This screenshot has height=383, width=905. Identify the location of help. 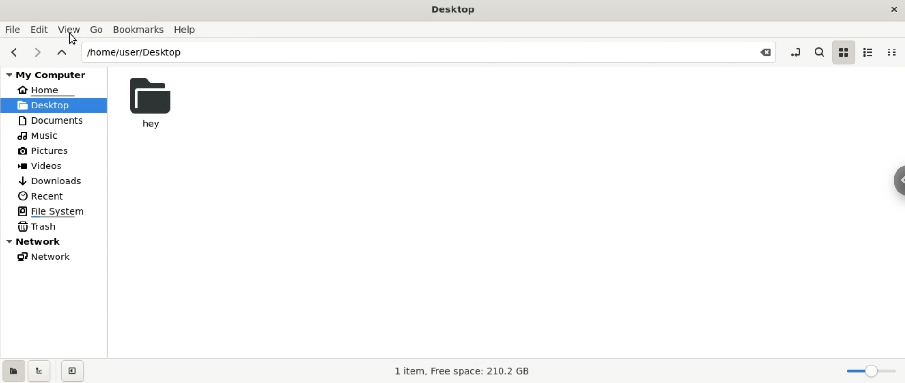
(189, 30).